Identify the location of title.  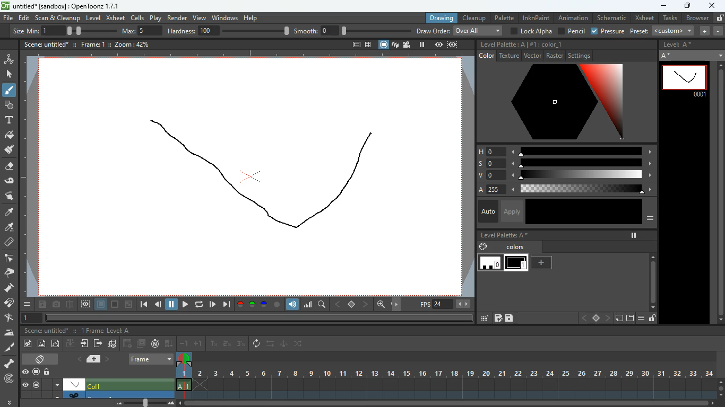
(45, 43).